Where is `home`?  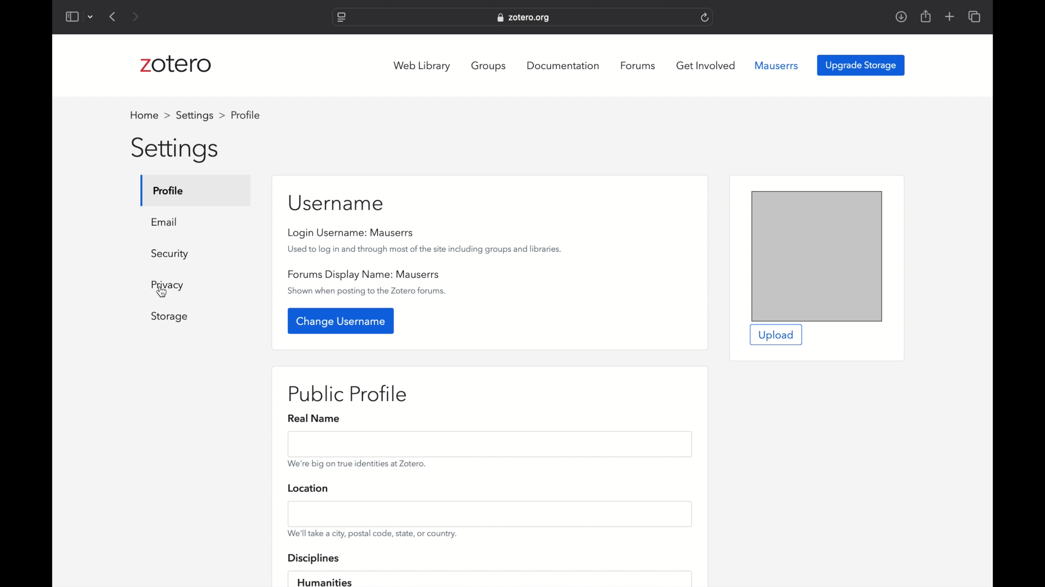
home is located at coordinates (150, 115).